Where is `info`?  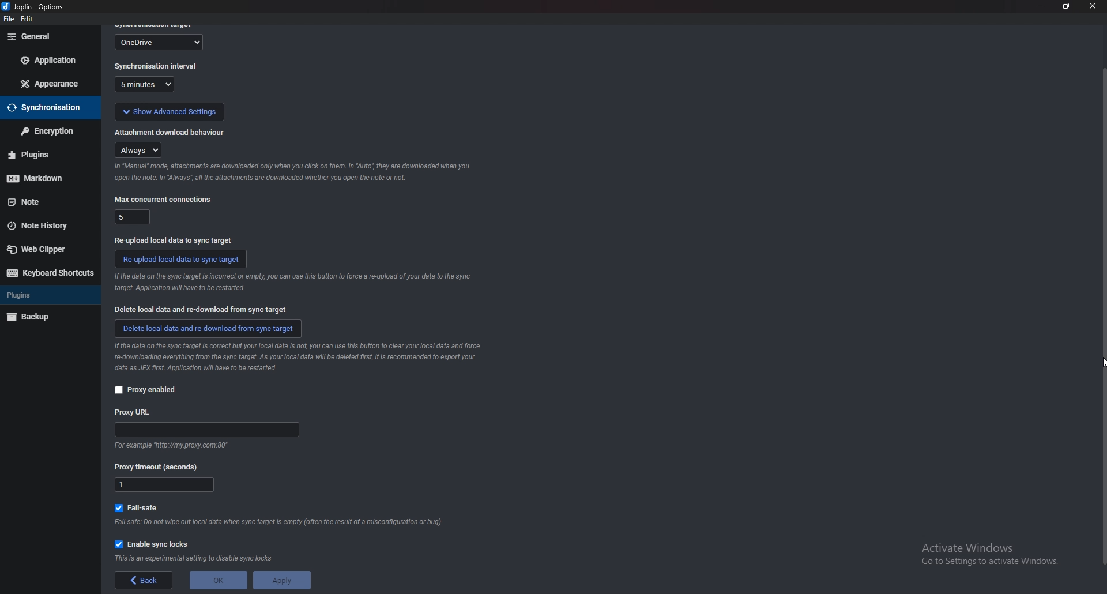 info is located at coordinates (195, 558).